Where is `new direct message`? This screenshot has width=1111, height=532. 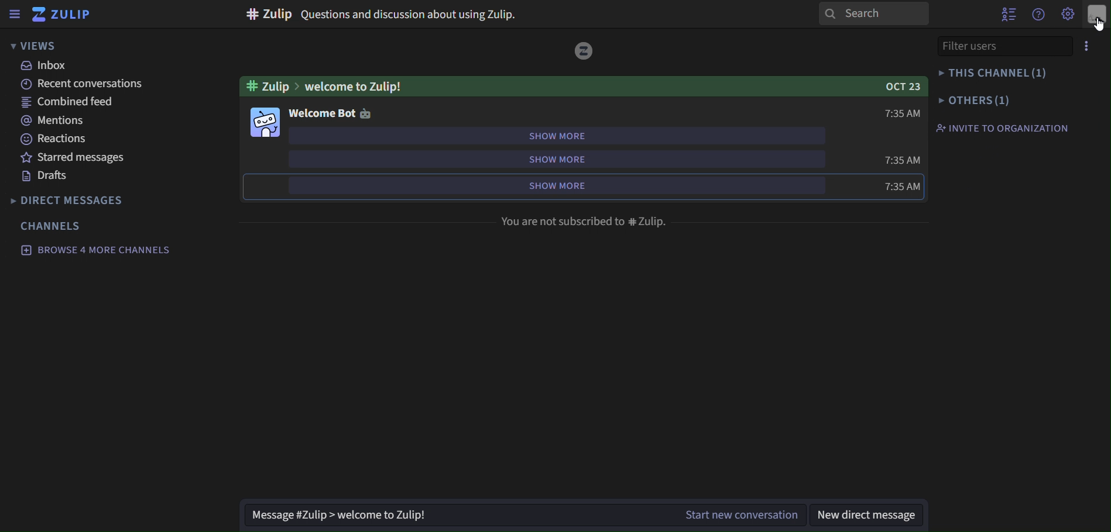 new direct message is located at coordinates (869, 515).